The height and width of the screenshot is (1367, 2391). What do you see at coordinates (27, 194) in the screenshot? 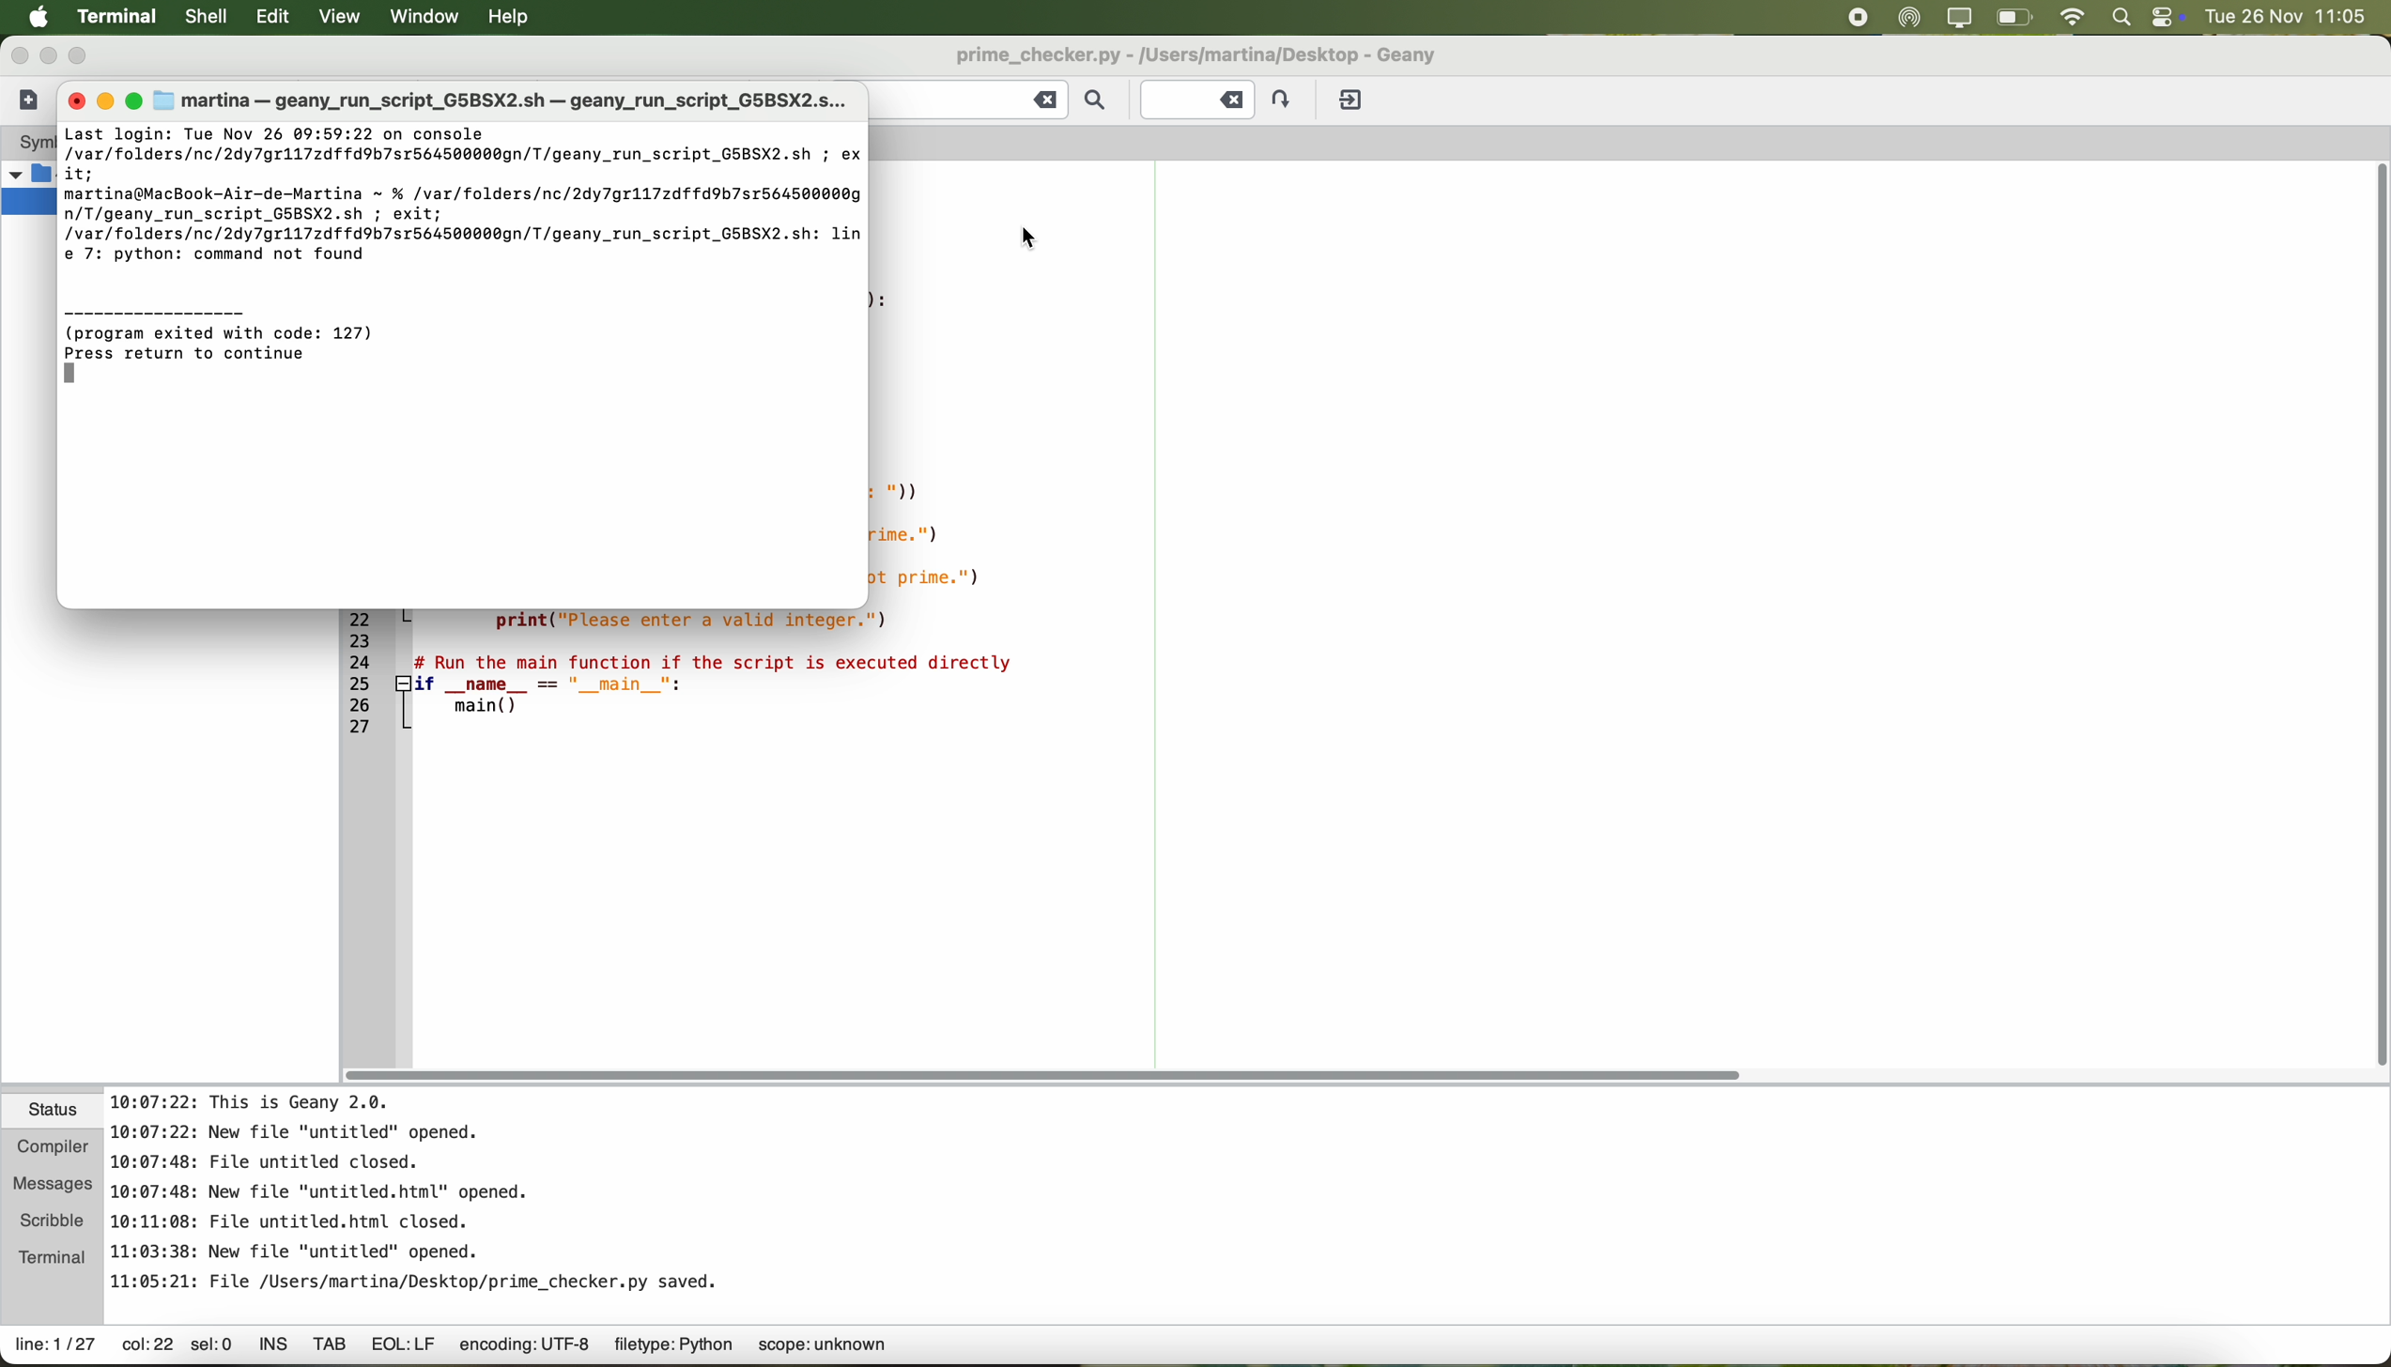
I see `folders` at bounding box center [27, 194].